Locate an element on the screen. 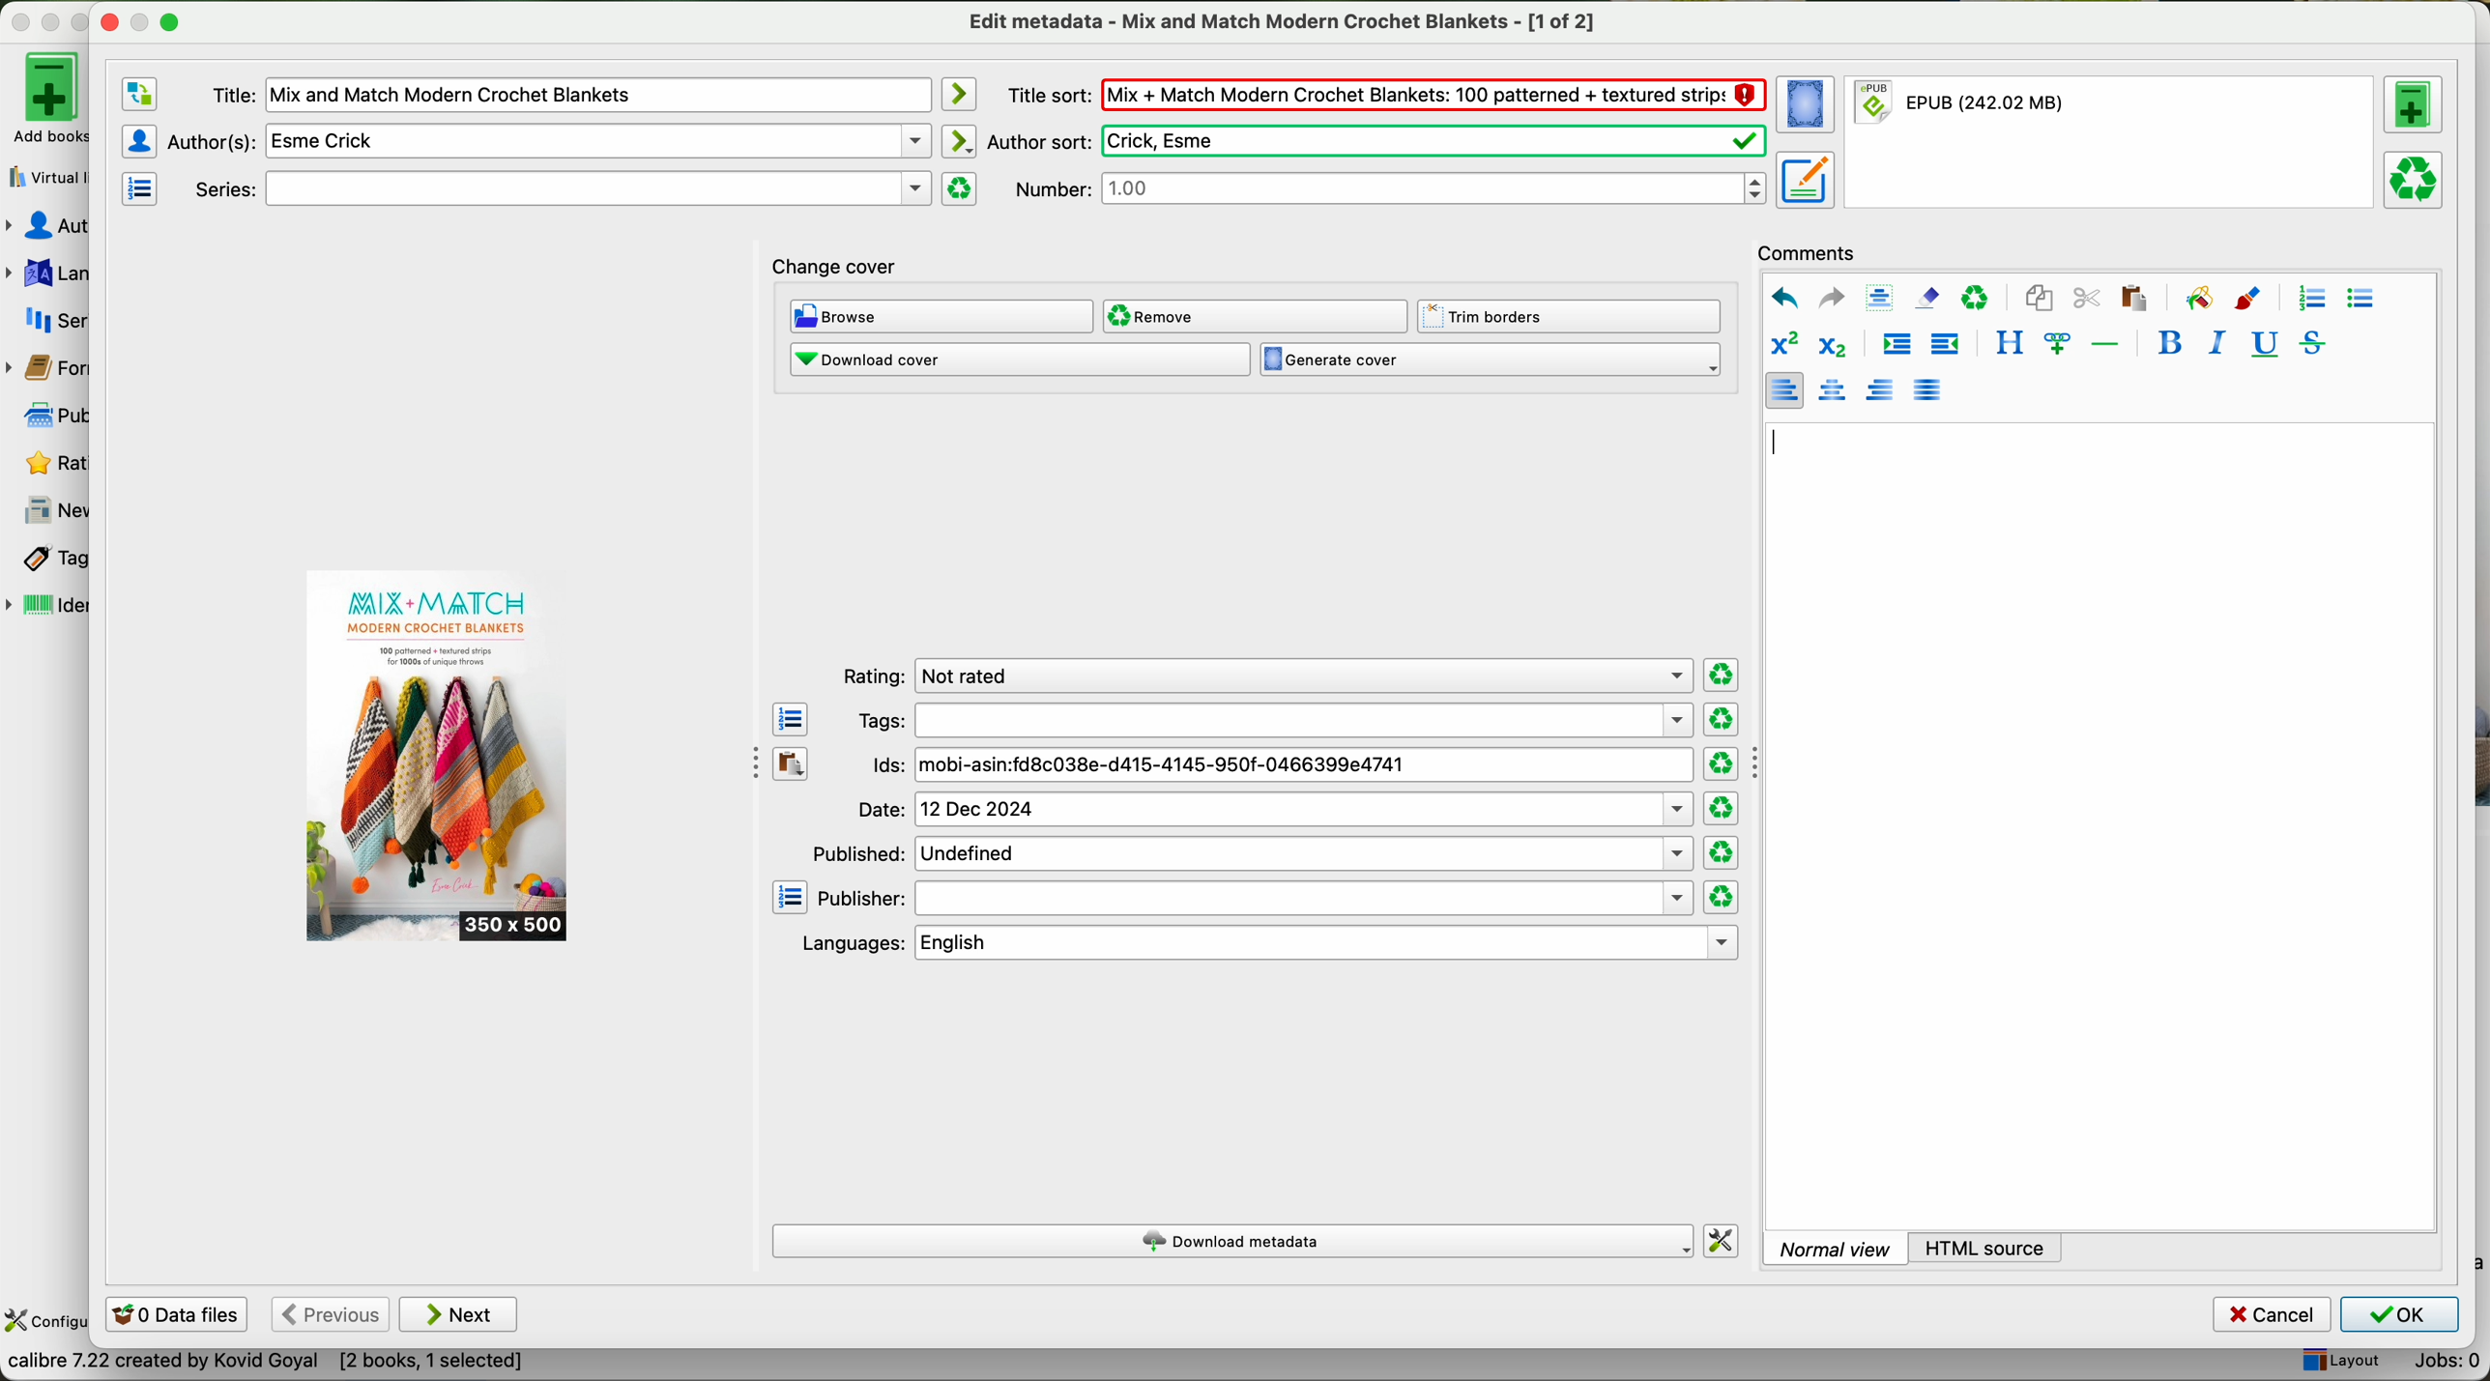  press: command + v is located at coordinates (1805, 443).